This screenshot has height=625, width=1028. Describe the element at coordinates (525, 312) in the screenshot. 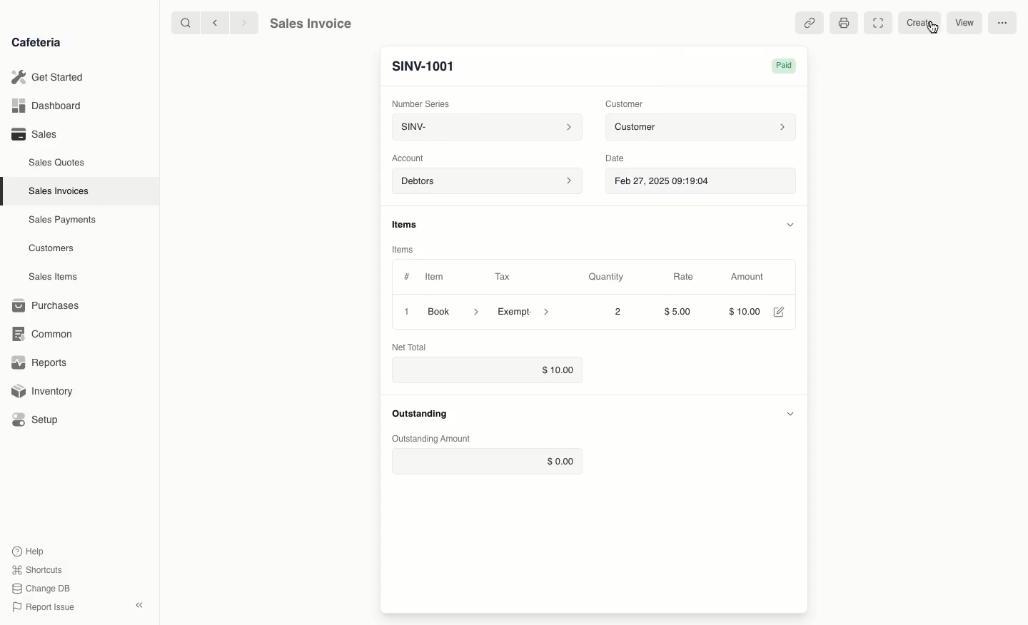

I see `Exempt >` at that location.